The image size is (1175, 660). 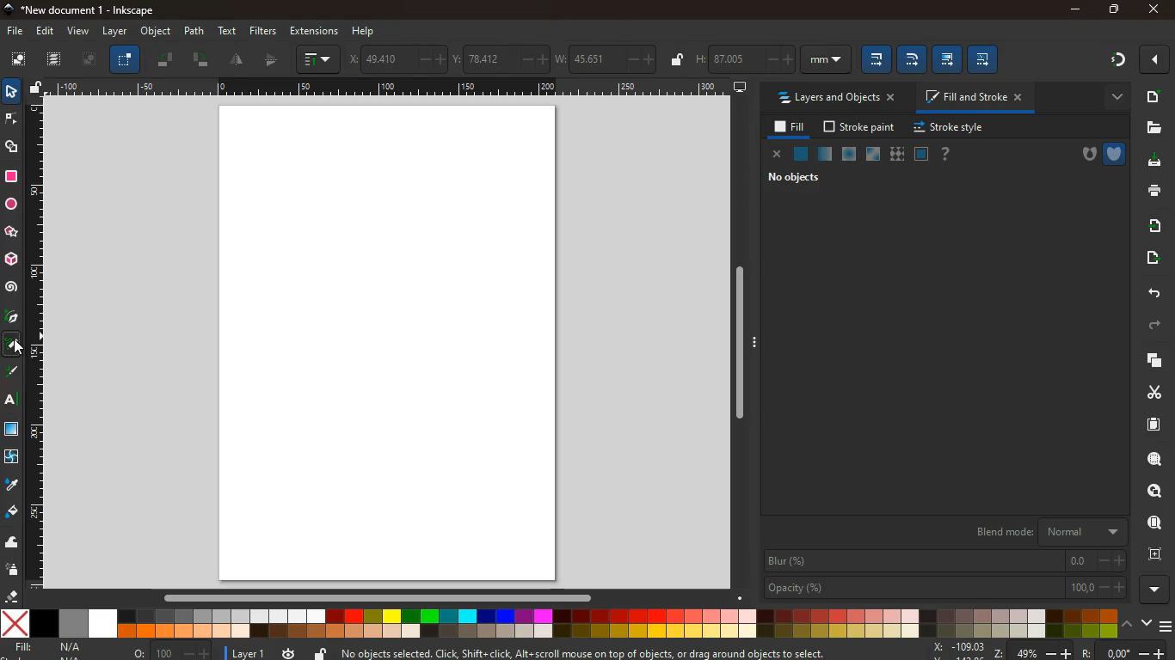 What do you see at coordinates (1148, 360) in the screenshot?
I see `layers` at bounding box center [1148, 360].